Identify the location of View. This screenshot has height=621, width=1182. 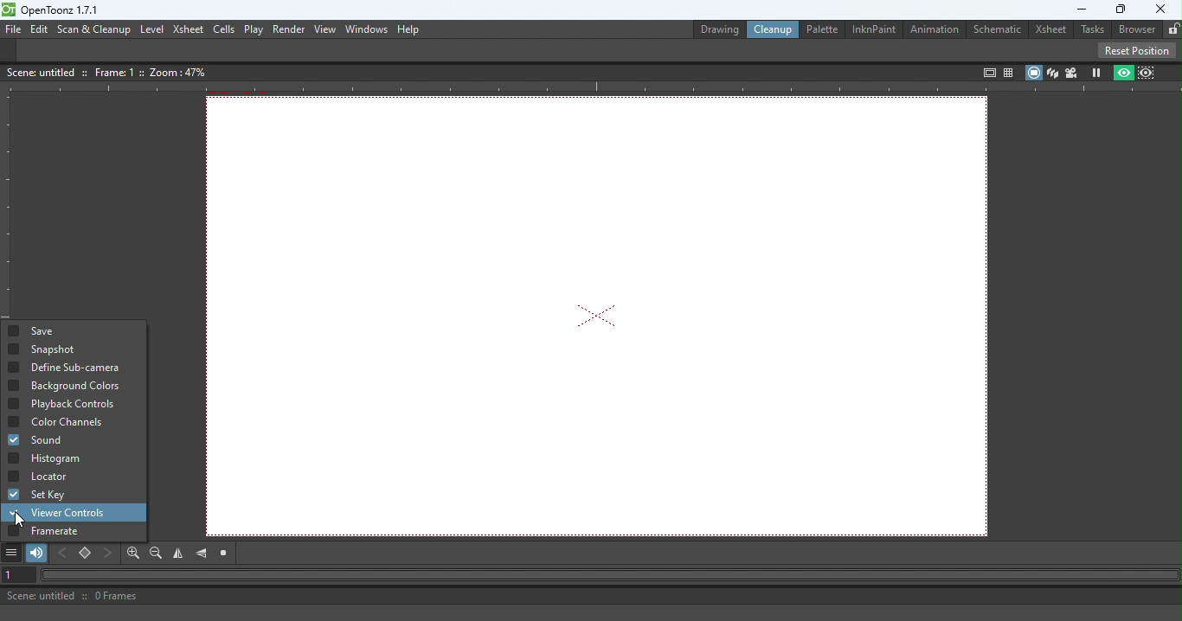
(324, 29).